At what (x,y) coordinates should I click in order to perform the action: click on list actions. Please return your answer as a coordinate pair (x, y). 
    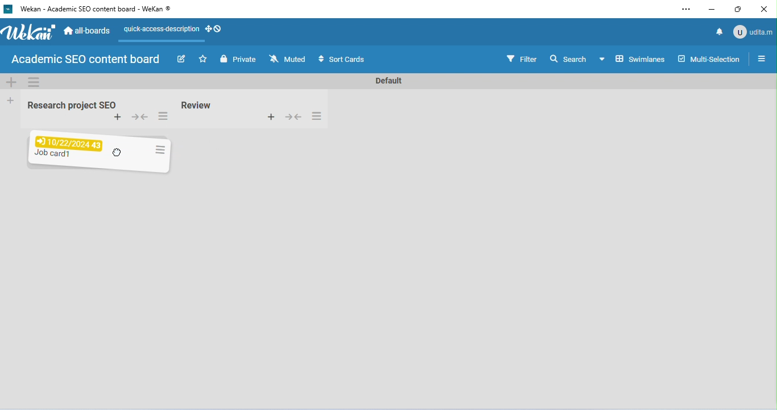
    Looking at the image, I should click on (162, 117).